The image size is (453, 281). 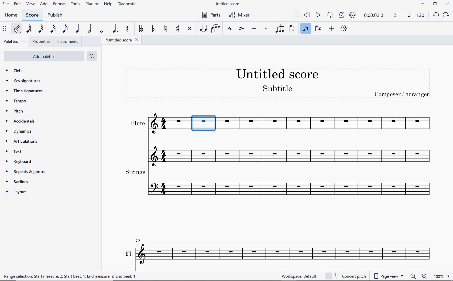 What do you see at coordinates (78, 29) in the screenshot?
I see `QUARTER NOTE` at bounding box center [78, 29].